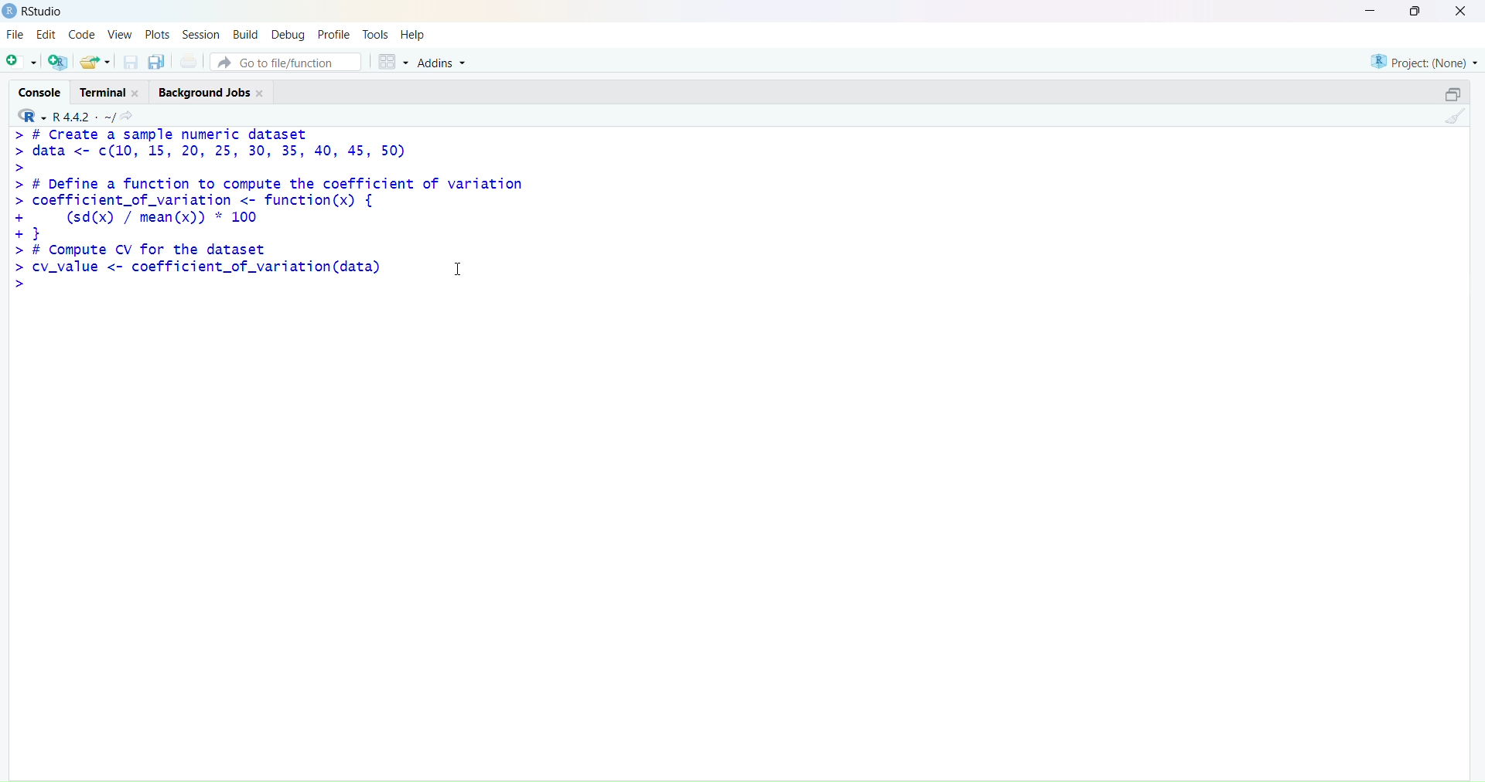 The image size is (1485, 782). What do you see at coordinates (334, 36) in the screenshot?
I see `profile` at bounding box center [334, 36].